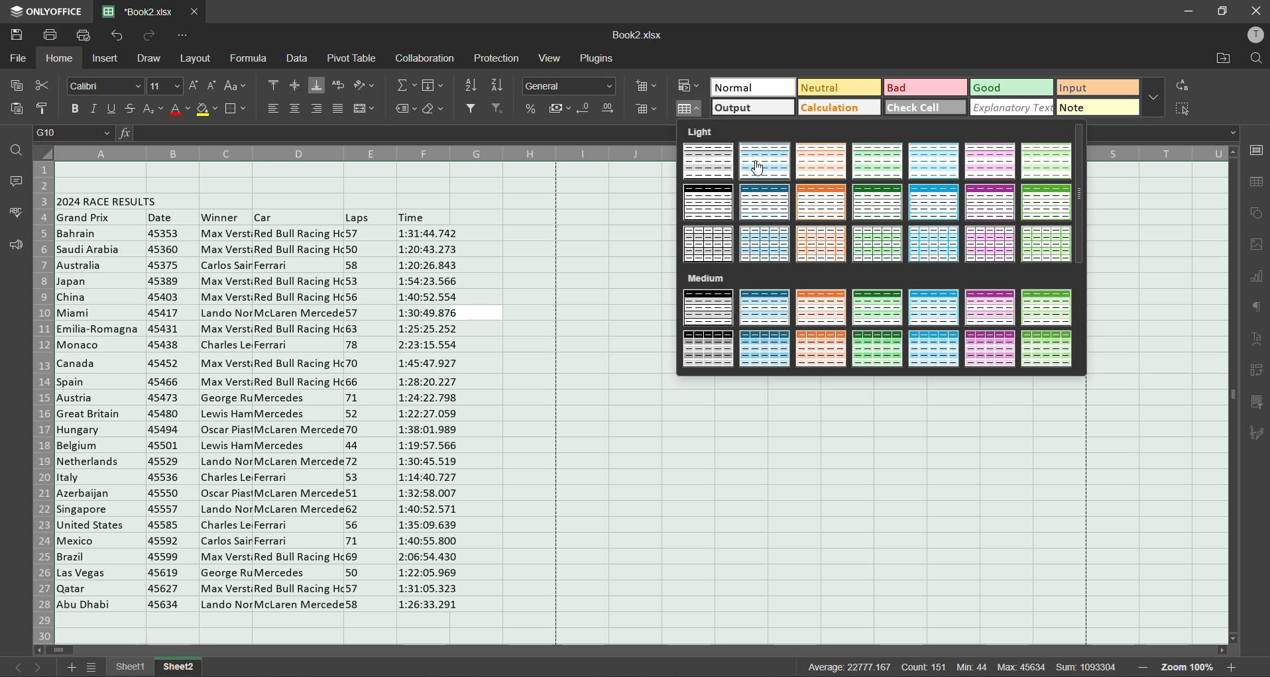  What do you see at coordinates (110, 201) in the screenshot?
I see `2024 race results` at bounding box center [110, 201].